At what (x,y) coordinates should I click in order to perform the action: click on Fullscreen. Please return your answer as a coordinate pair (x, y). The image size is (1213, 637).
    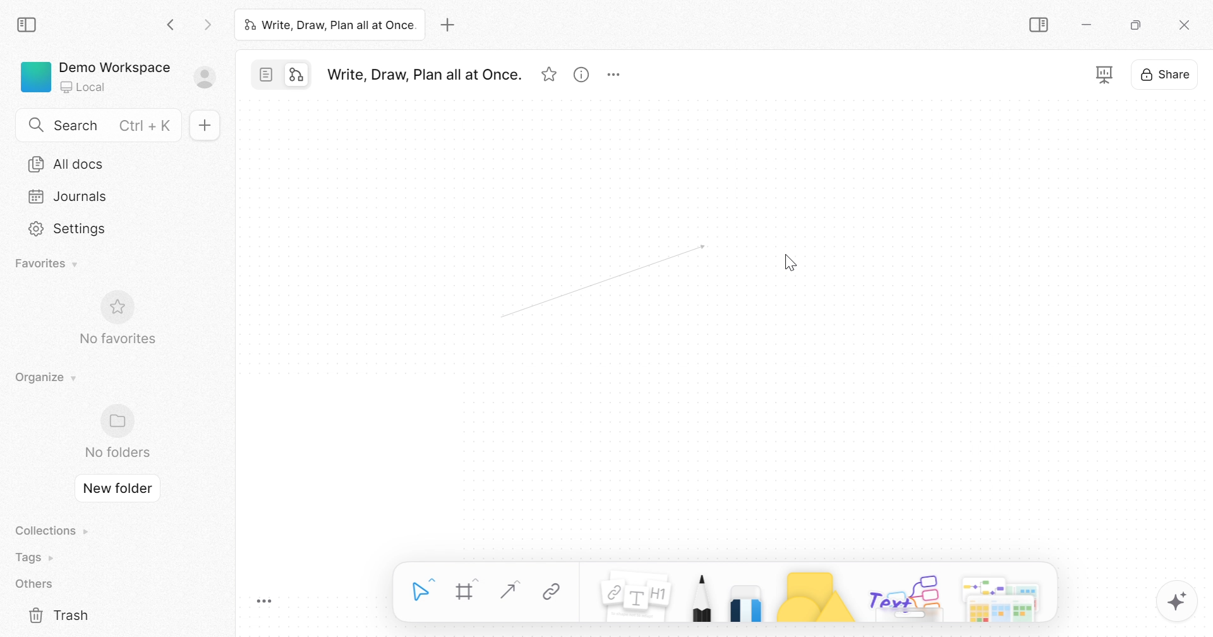
    Looking at the image, I should click on (1105, 75).